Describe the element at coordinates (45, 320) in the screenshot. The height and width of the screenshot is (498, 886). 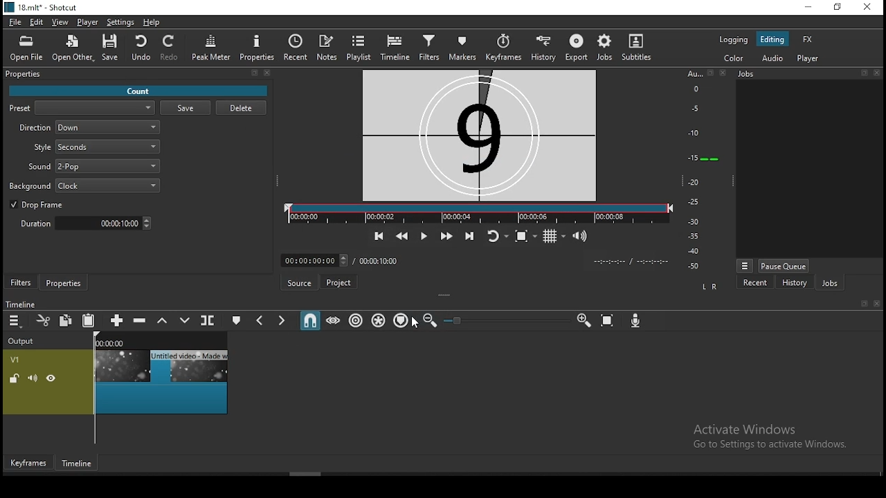
I see `cut` at that location.